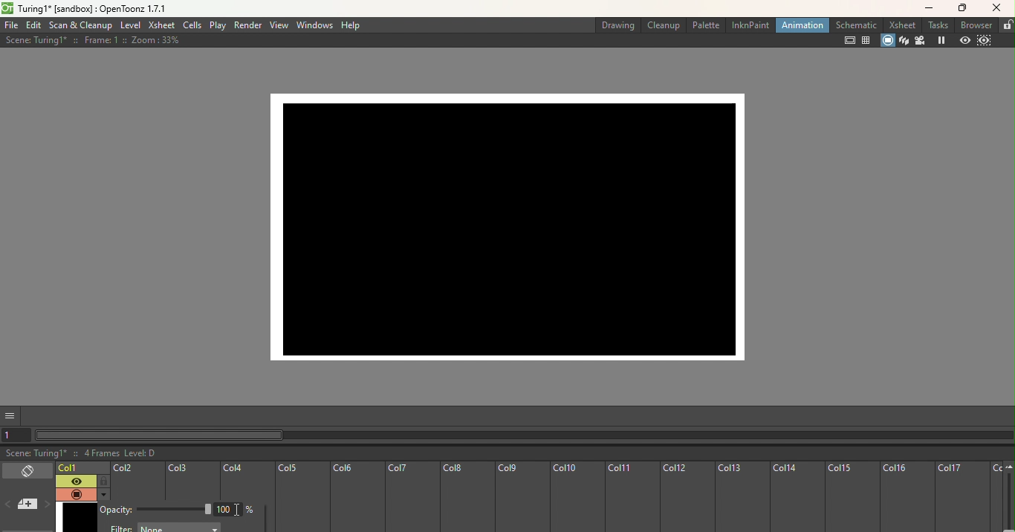  What do you see at coordinates (82, 468) in the screenshot?
I see `Click to select the current frame` at bounding box center [82, 468].